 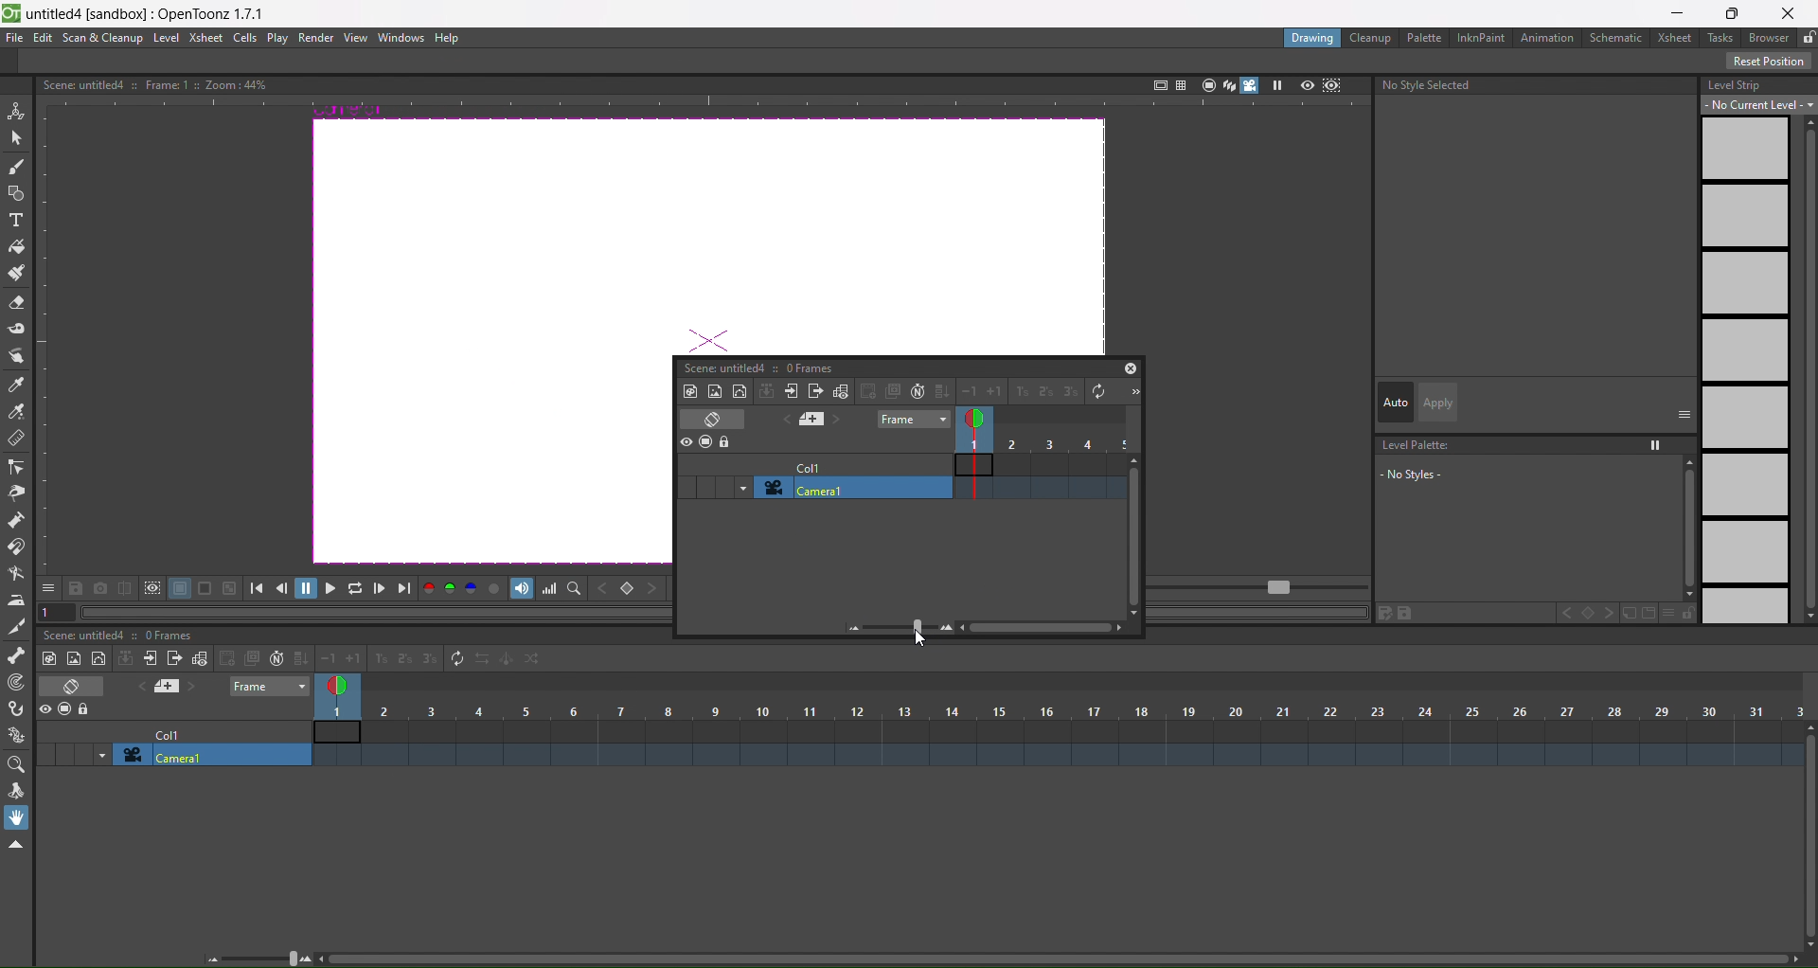 What do you see at coordinates (628, 590) in the screenshot?
I see `locator` at bounding box center [628, 590].